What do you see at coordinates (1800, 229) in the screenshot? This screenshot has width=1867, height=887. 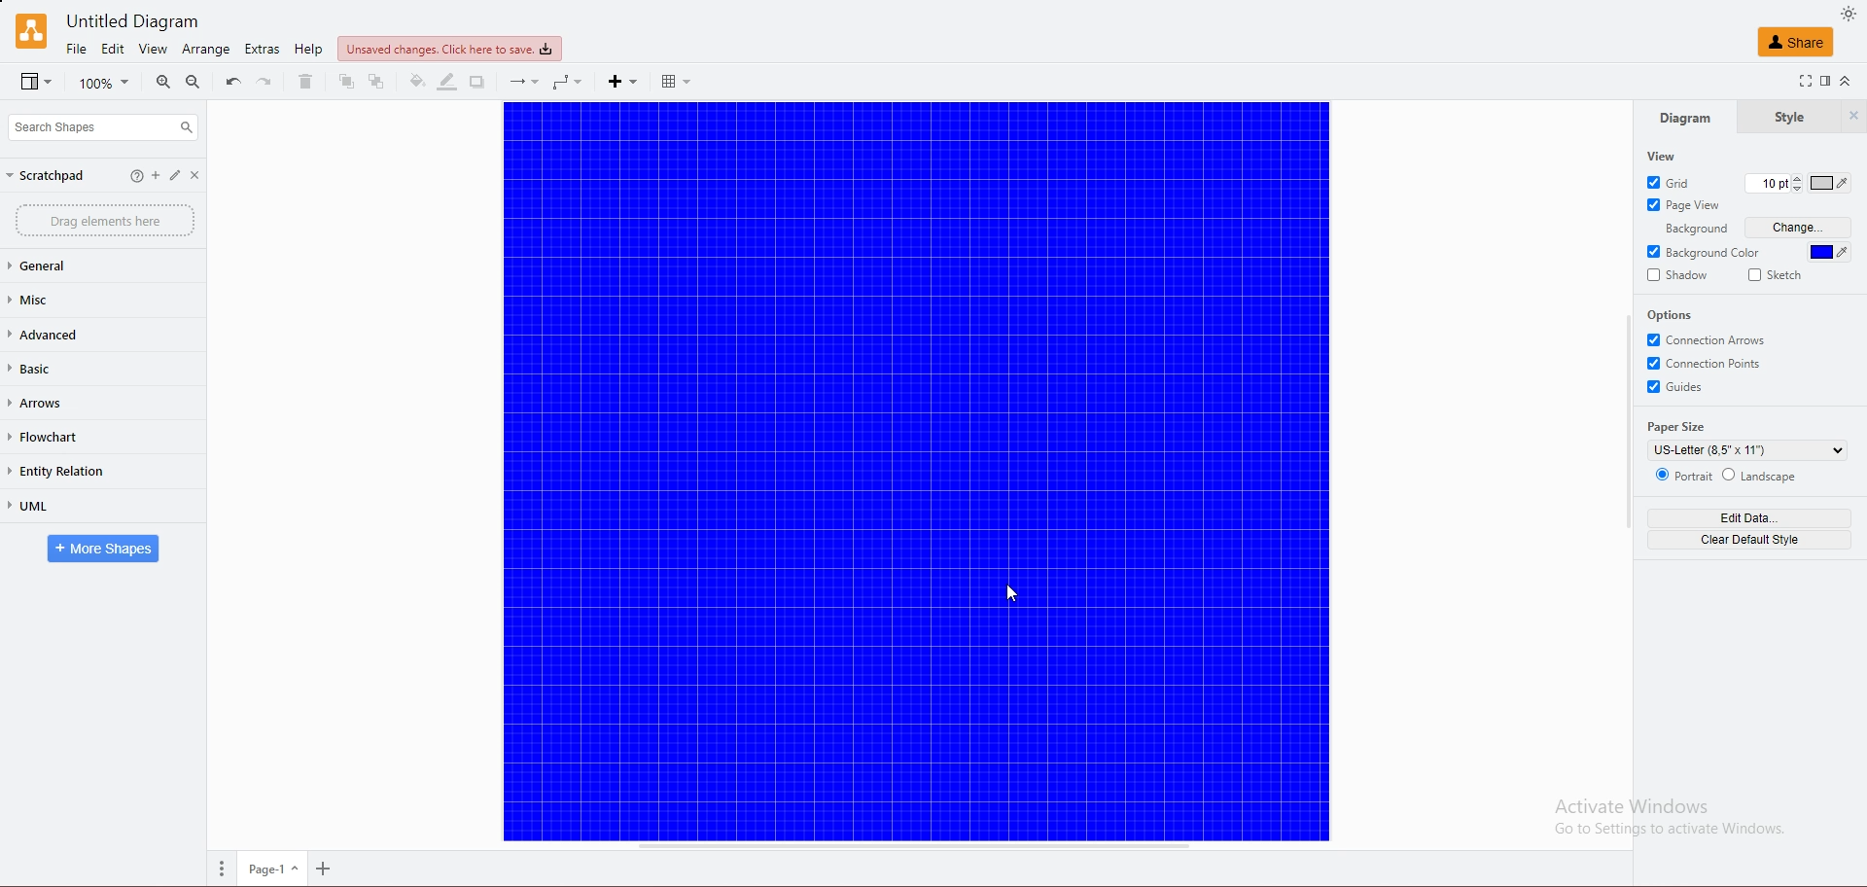 I see `change` at bounding box center [1800, 229].